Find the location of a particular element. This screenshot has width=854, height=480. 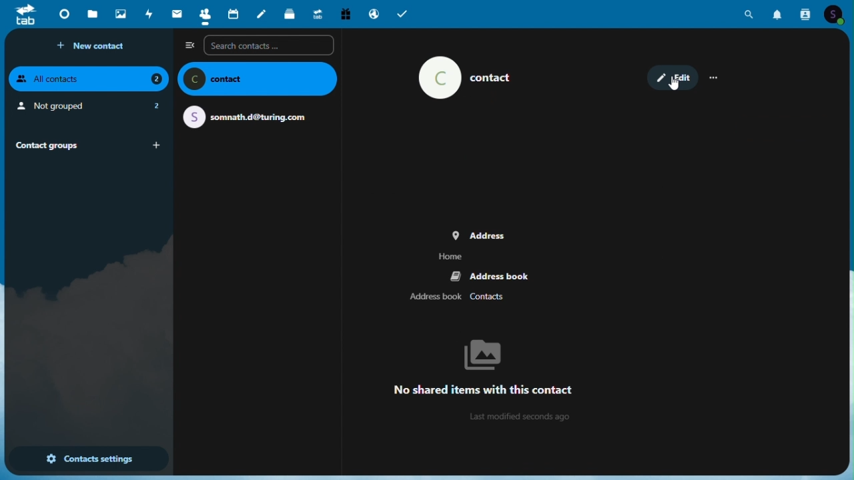

address is located at coordinates (486, 234).